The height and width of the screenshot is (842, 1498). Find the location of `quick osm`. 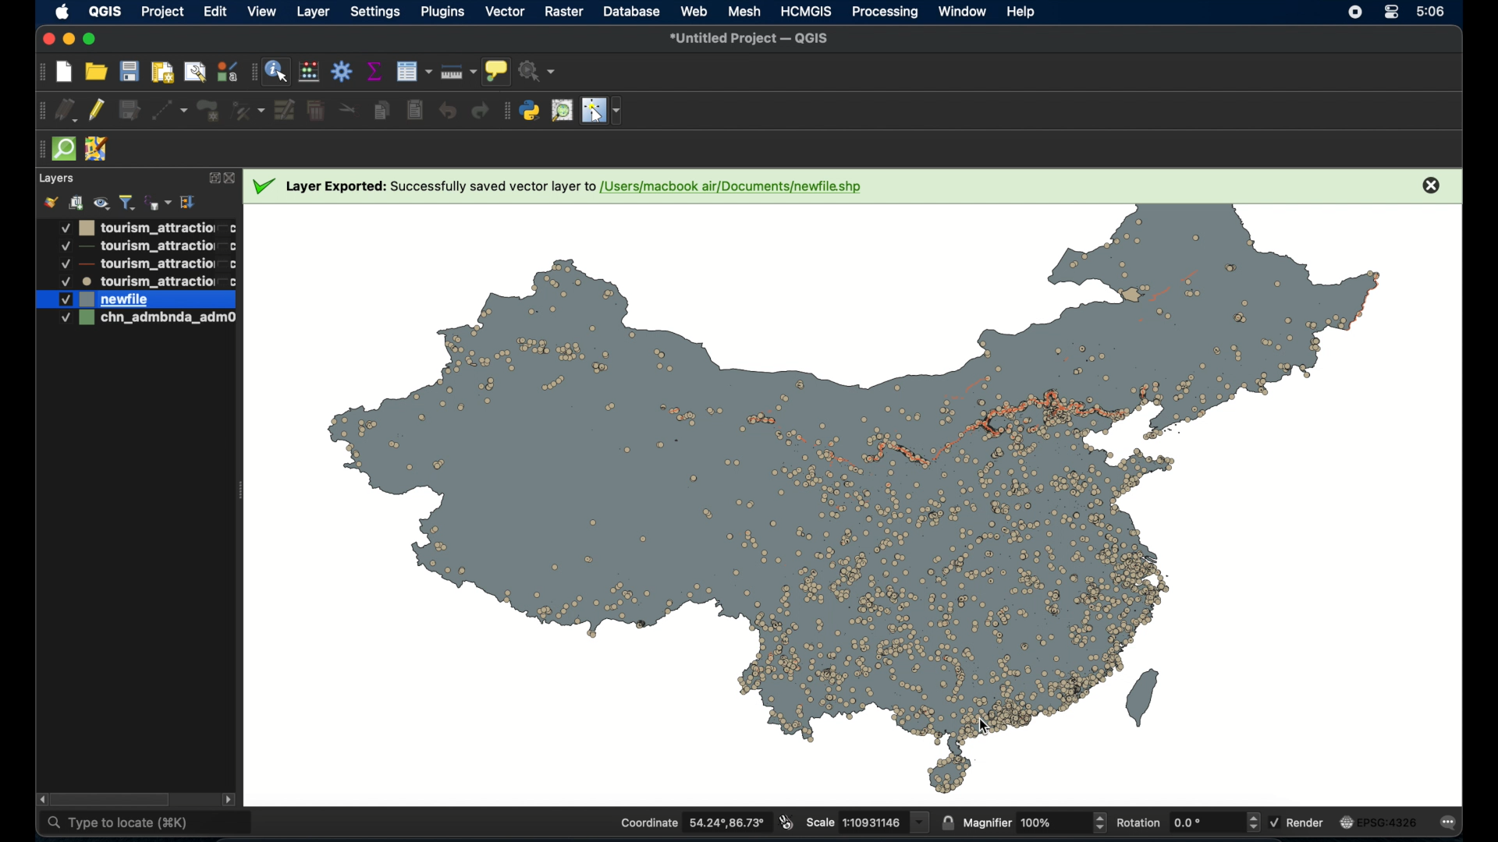

quick osm is located at coordinates (63, 150).